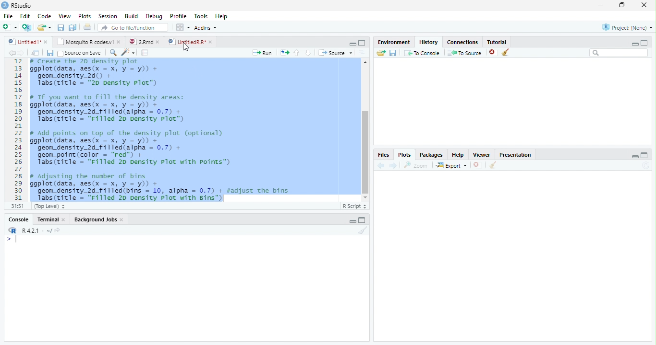 Image resolution: width=656 pixels, height=345 pixels. Describe the element at coordinates (211, 42) in the screenshot. I see `close` at that location.